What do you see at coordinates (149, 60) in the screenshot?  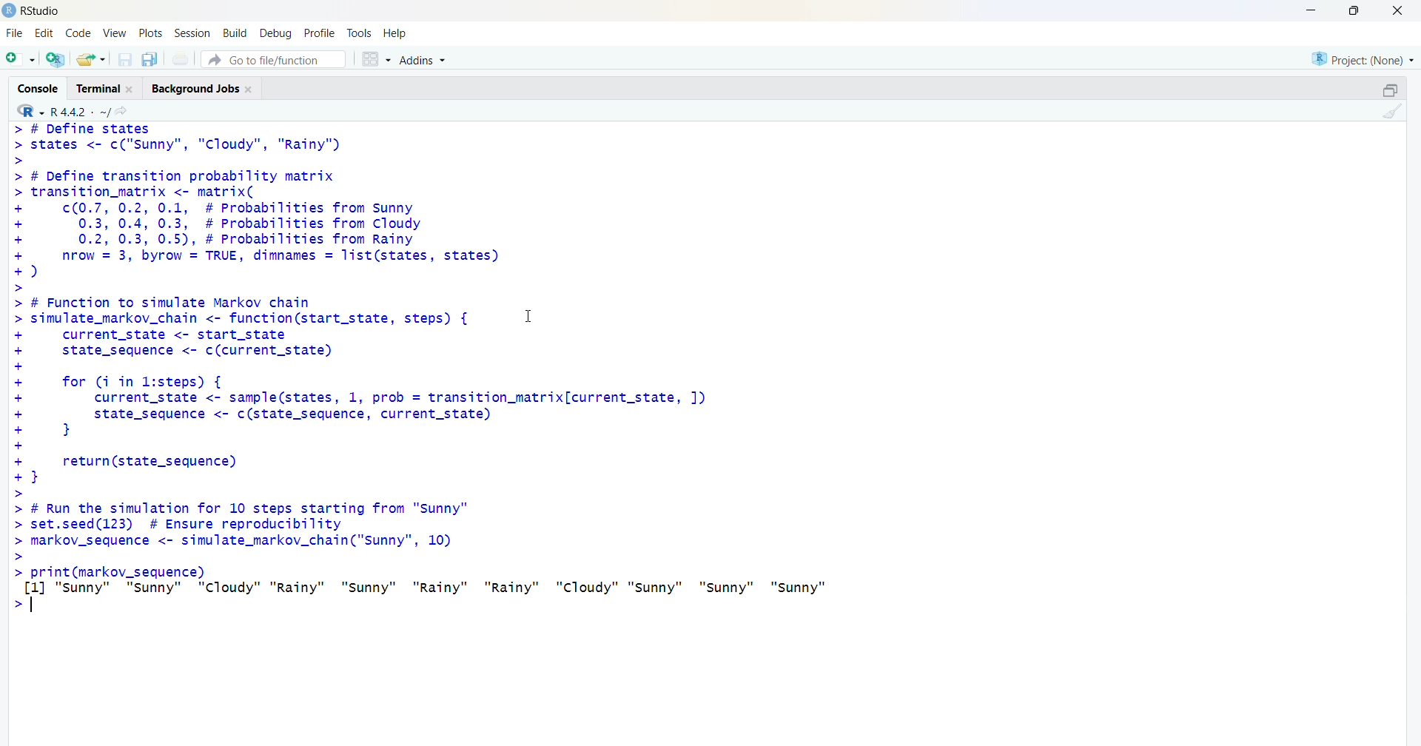 I see `save all open document` at bounding box center [149, 60].